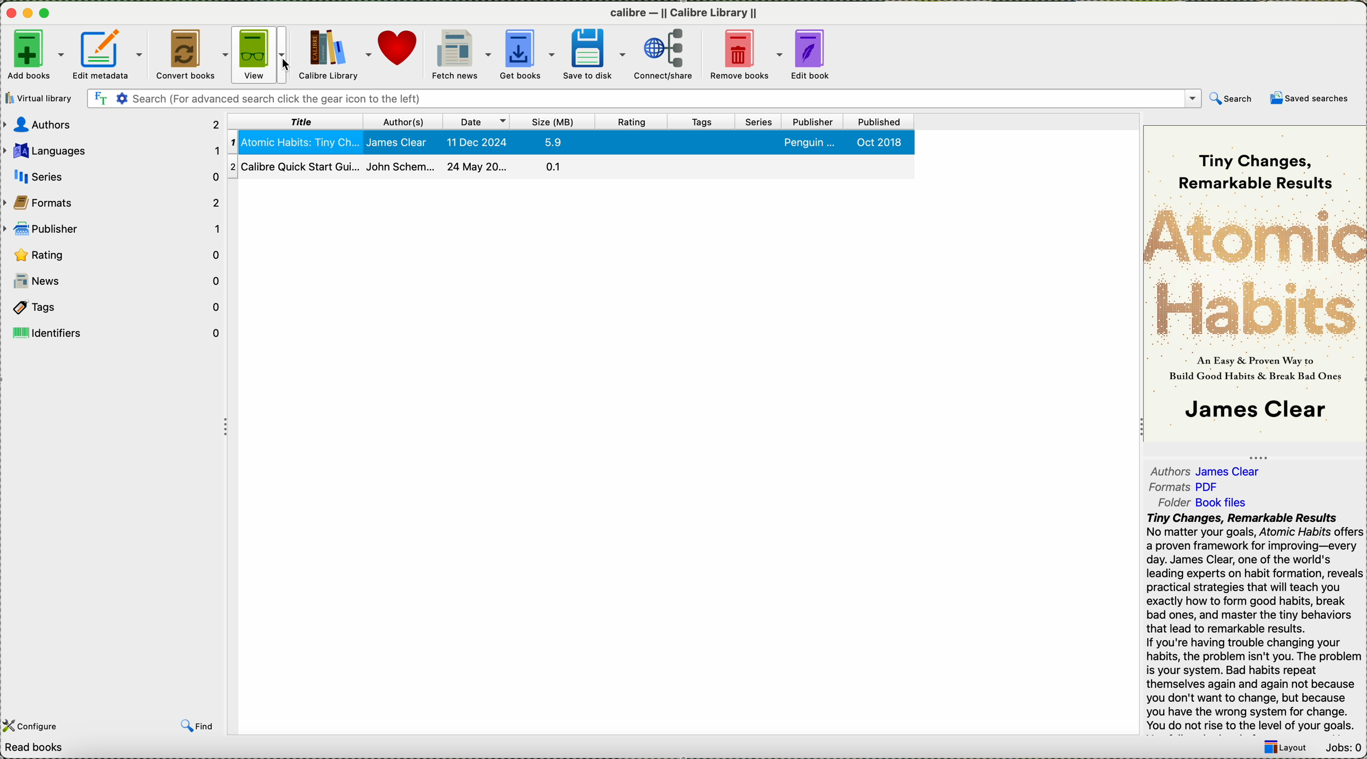 The image size is (1367, 759). Describe the element at coordinates (336, 53) in the screenshot. I see `Calibre library` at that location.